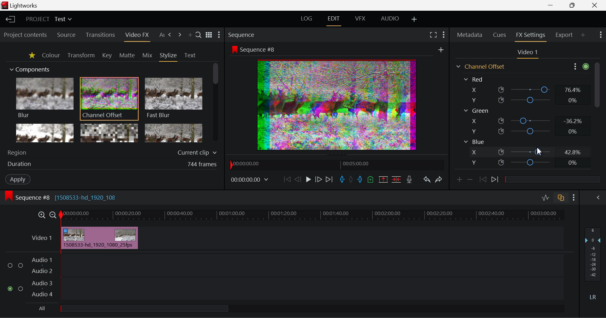 The image size is (606, 318). I want to click on Add Panel, so click(190, 36).